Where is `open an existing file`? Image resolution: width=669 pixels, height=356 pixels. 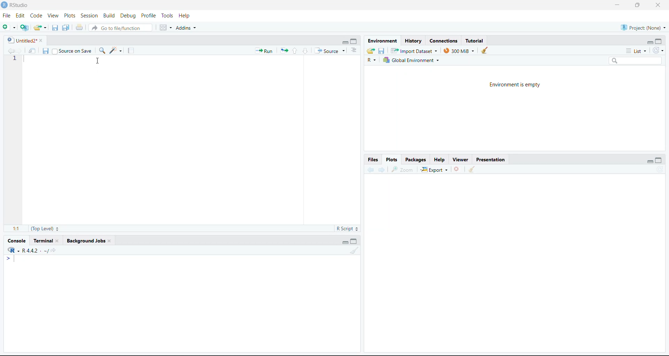 open an existing file is located at coordinates (39, 27).